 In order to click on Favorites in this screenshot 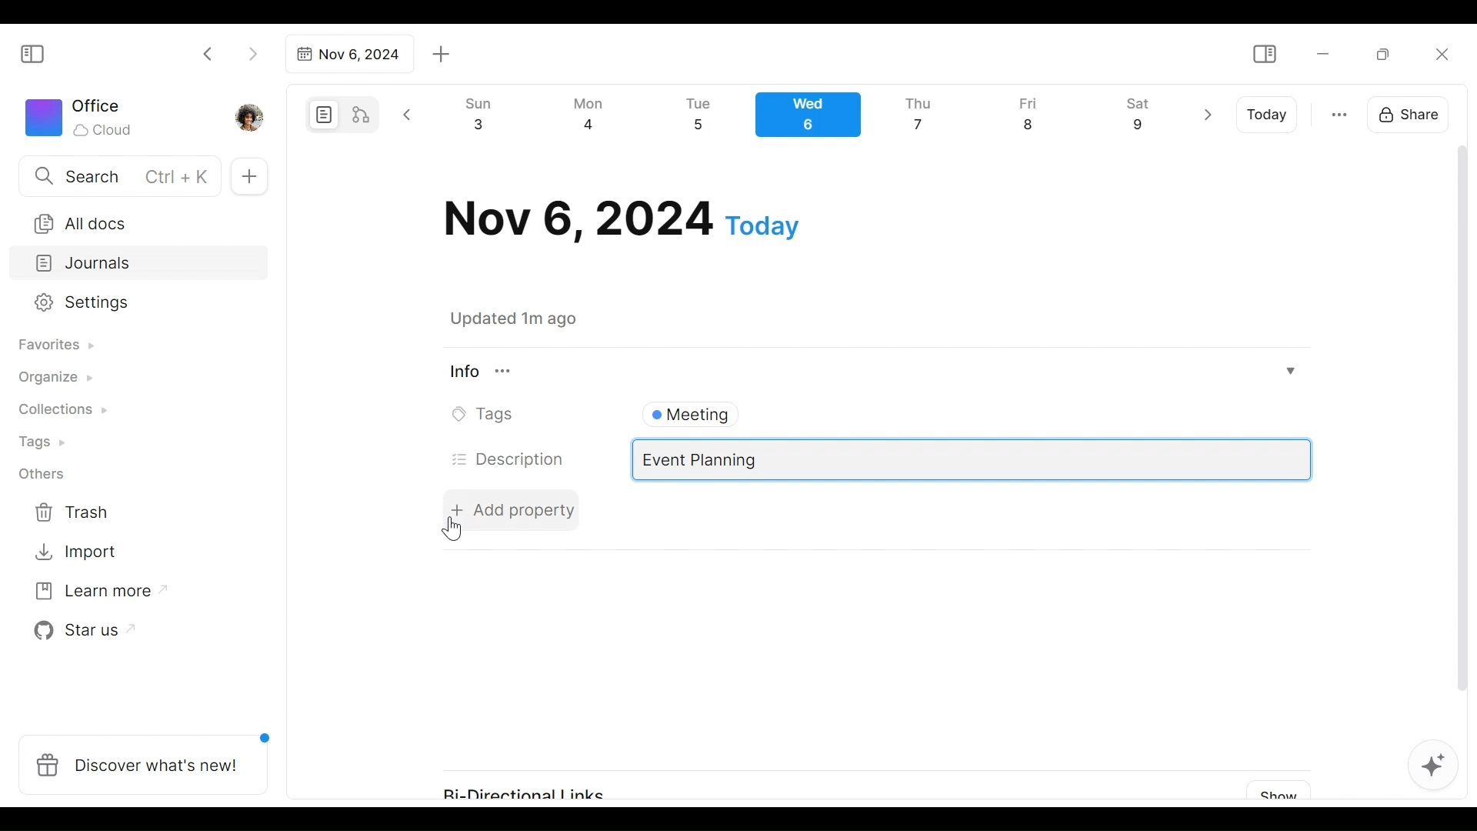, I will do `click(55, 345)`.